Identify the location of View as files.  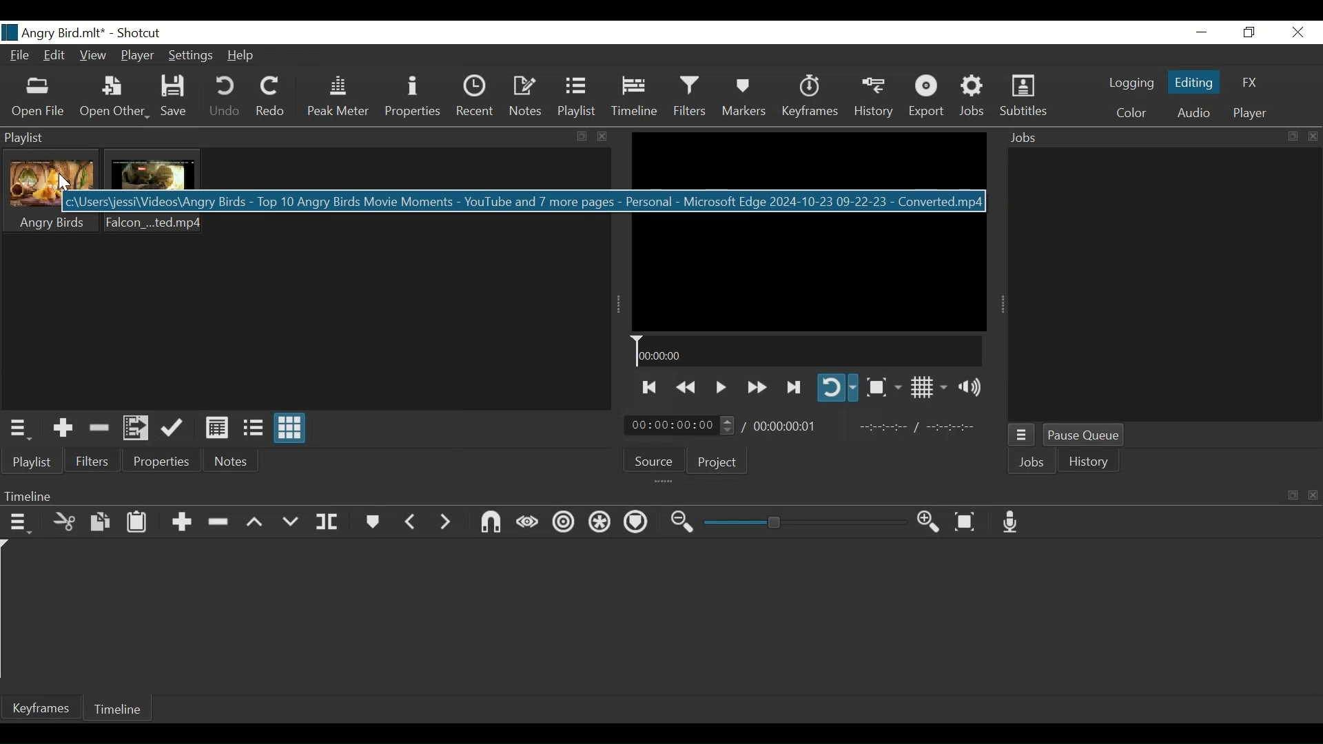
(252, 426).